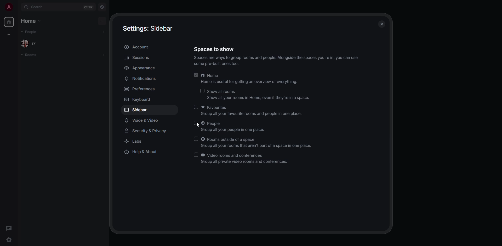 Image resolution: width=502 pixels, height=246 pixels. I want to click on profile, so click(8, 8).